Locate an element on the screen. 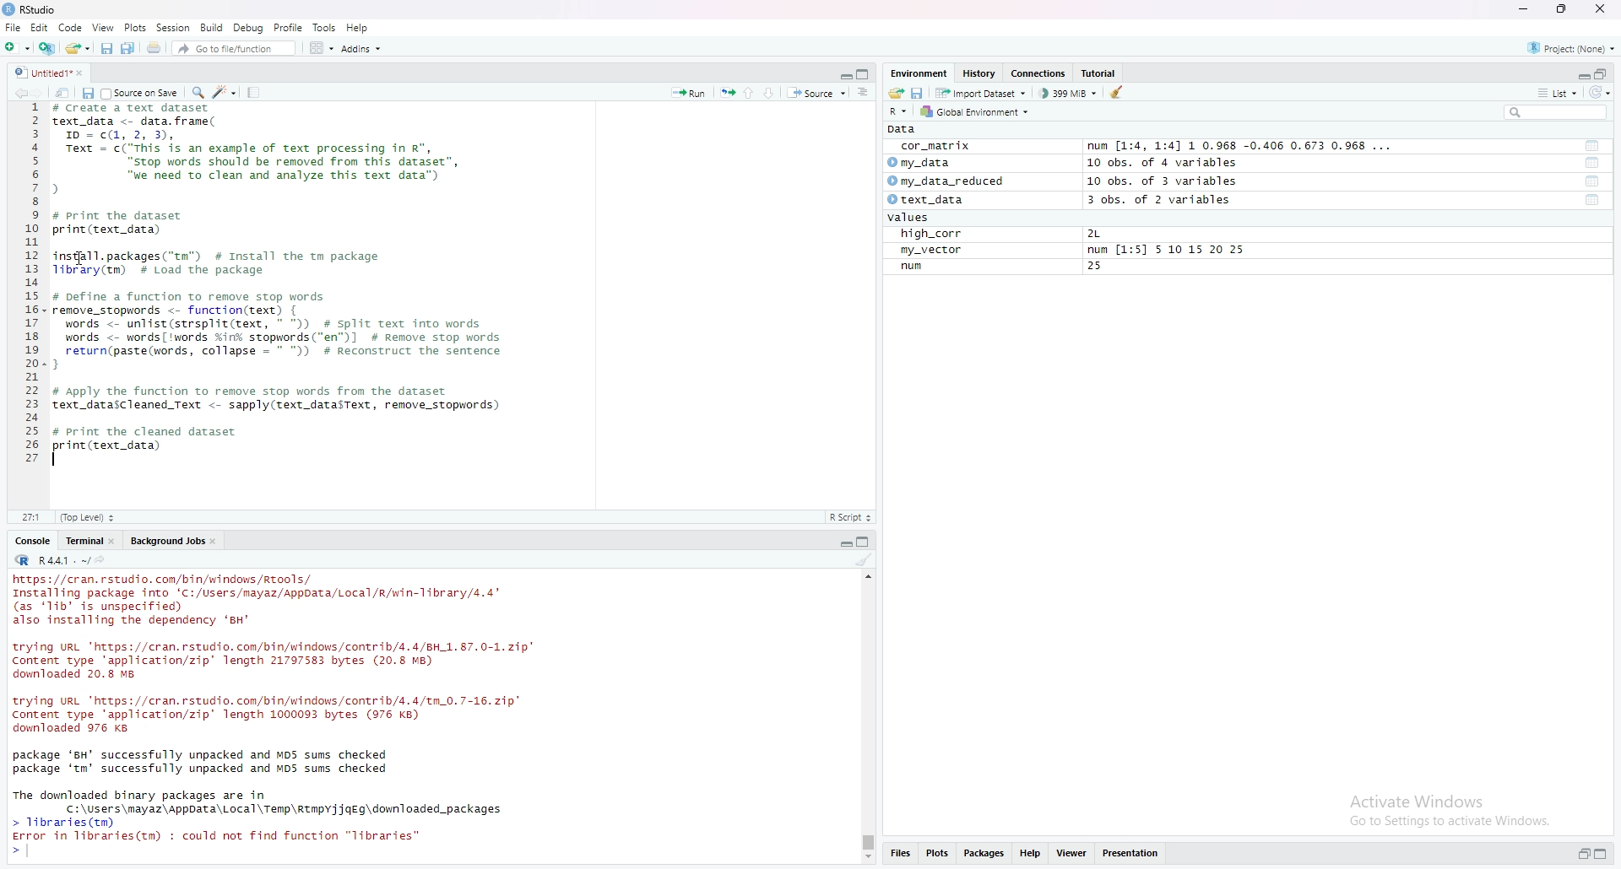  Top level is located at coordinates (88, 516).